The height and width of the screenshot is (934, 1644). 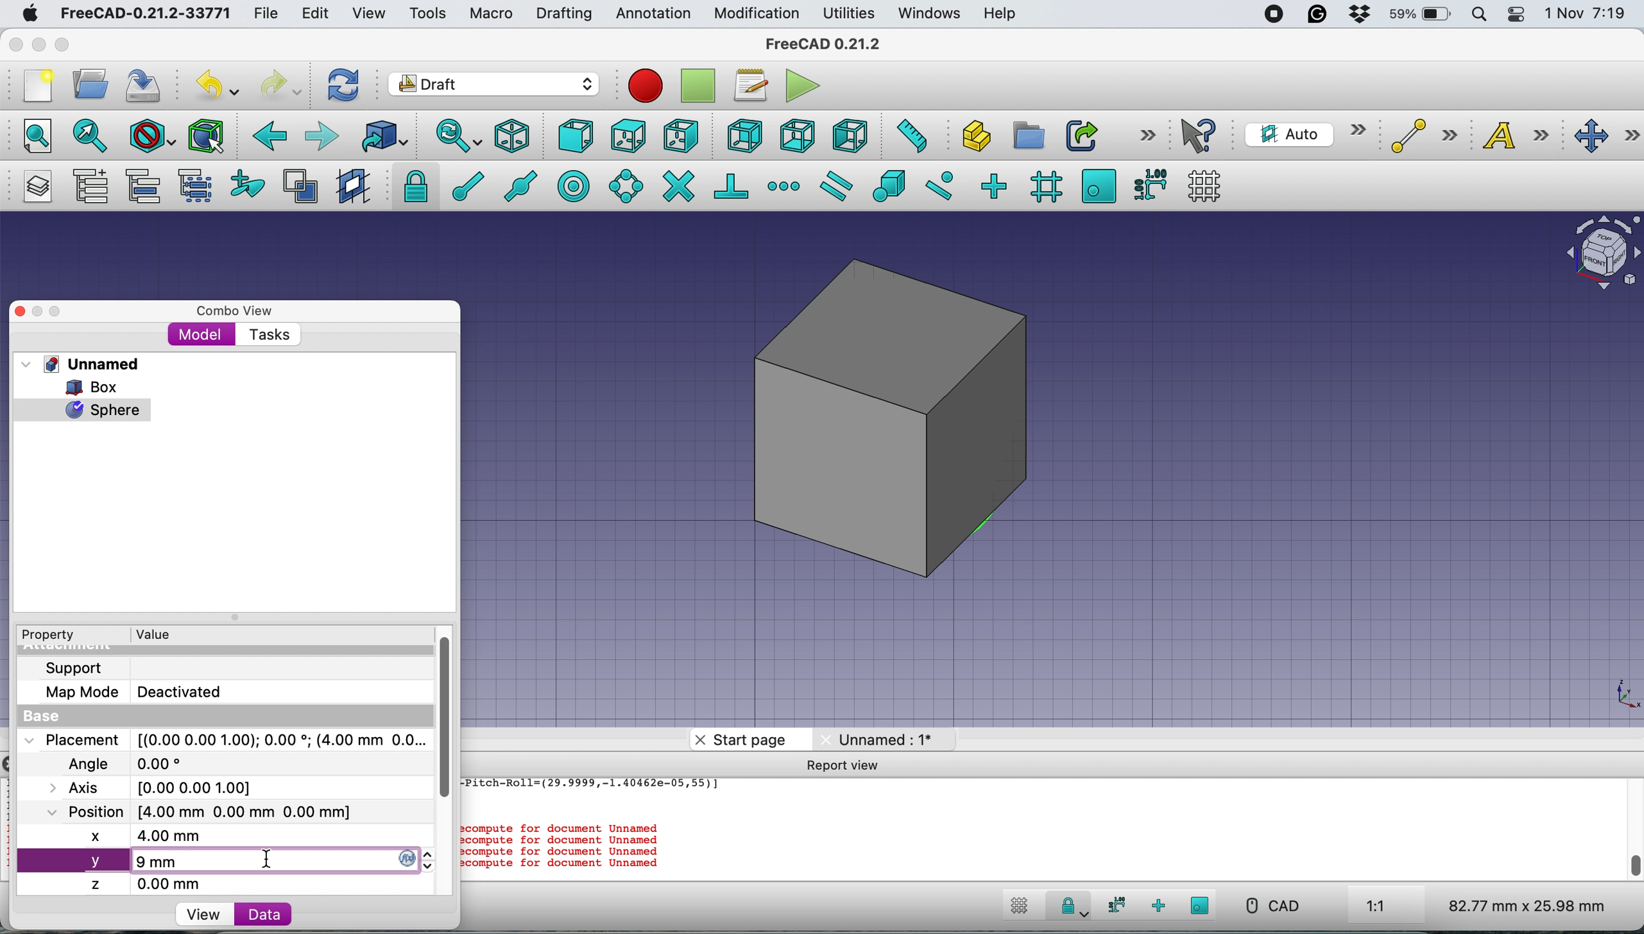 I want to click on create group, so click(x=1027, y=136).